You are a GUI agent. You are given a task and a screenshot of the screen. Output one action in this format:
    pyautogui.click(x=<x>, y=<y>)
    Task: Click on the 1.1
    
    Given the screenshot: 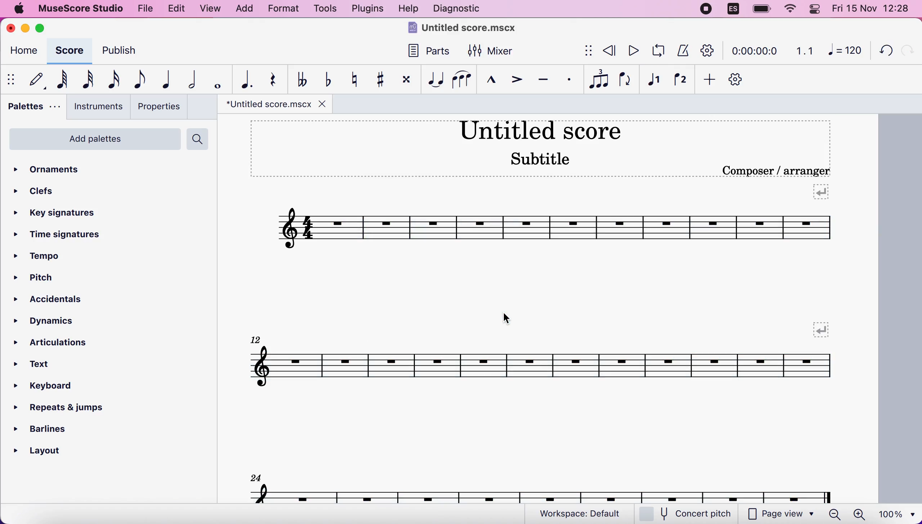 What is the action you would take?
    pyautogui.click(x=805, y=50)
    